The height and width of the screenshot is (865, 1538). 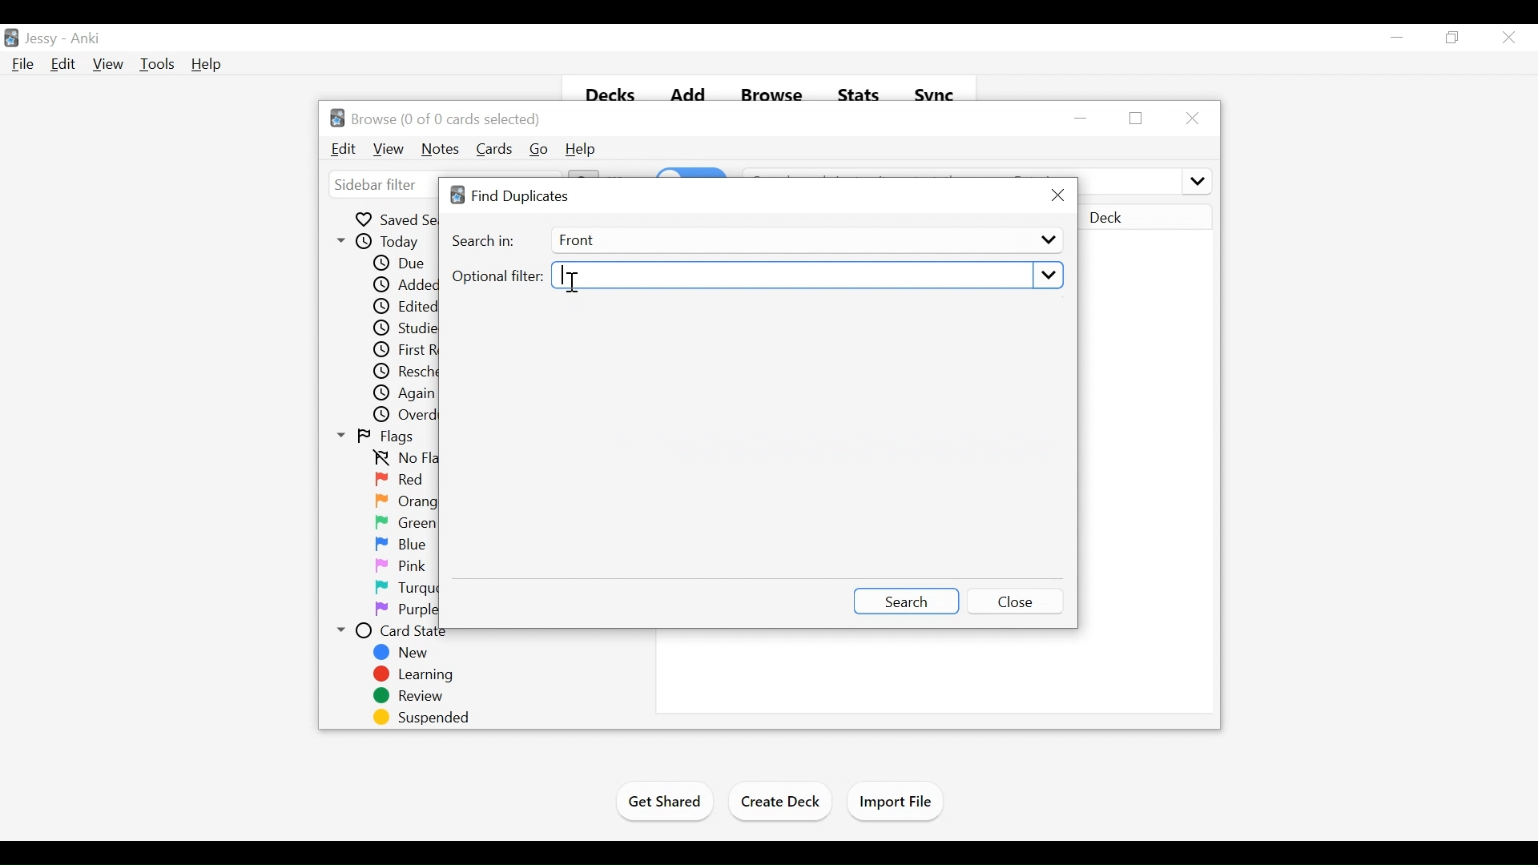 What do you see at coordinates (401, 481) in the screenshot?
I see `Red` at bounding box center [401, 481].